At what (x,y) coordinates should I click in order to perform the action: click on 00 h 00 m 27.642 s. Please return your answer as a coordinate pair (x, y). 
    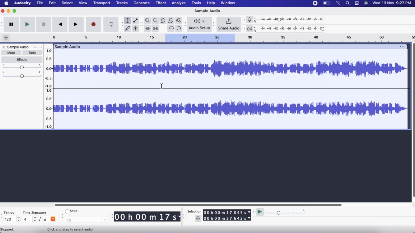
    Looking at the image, I should click on (227, 219).